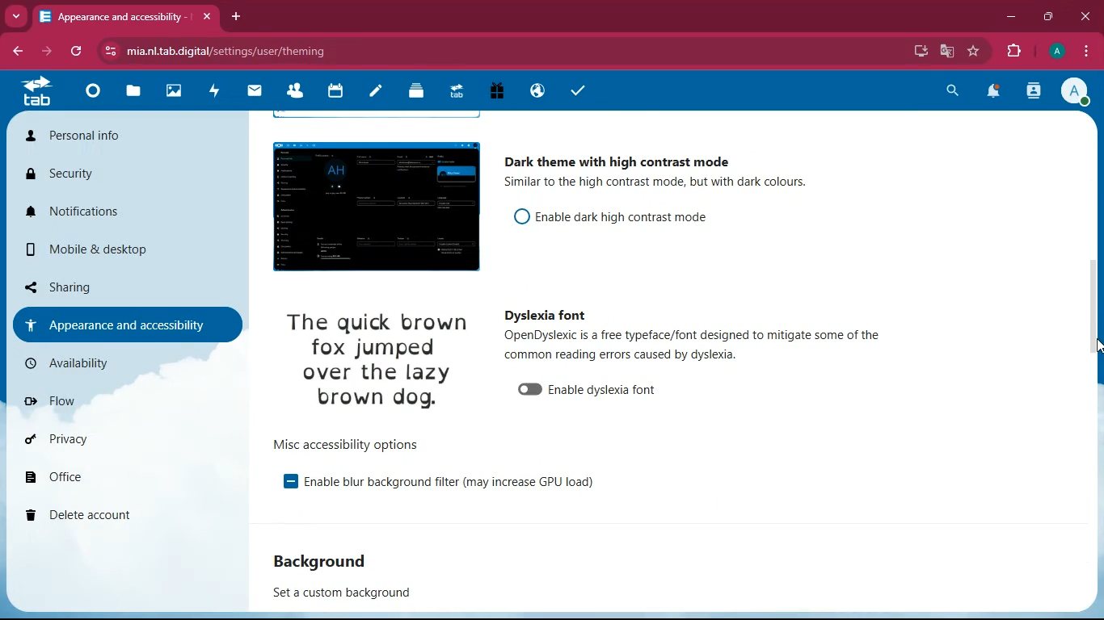  I want to click on extensions, so click(1014, 52).